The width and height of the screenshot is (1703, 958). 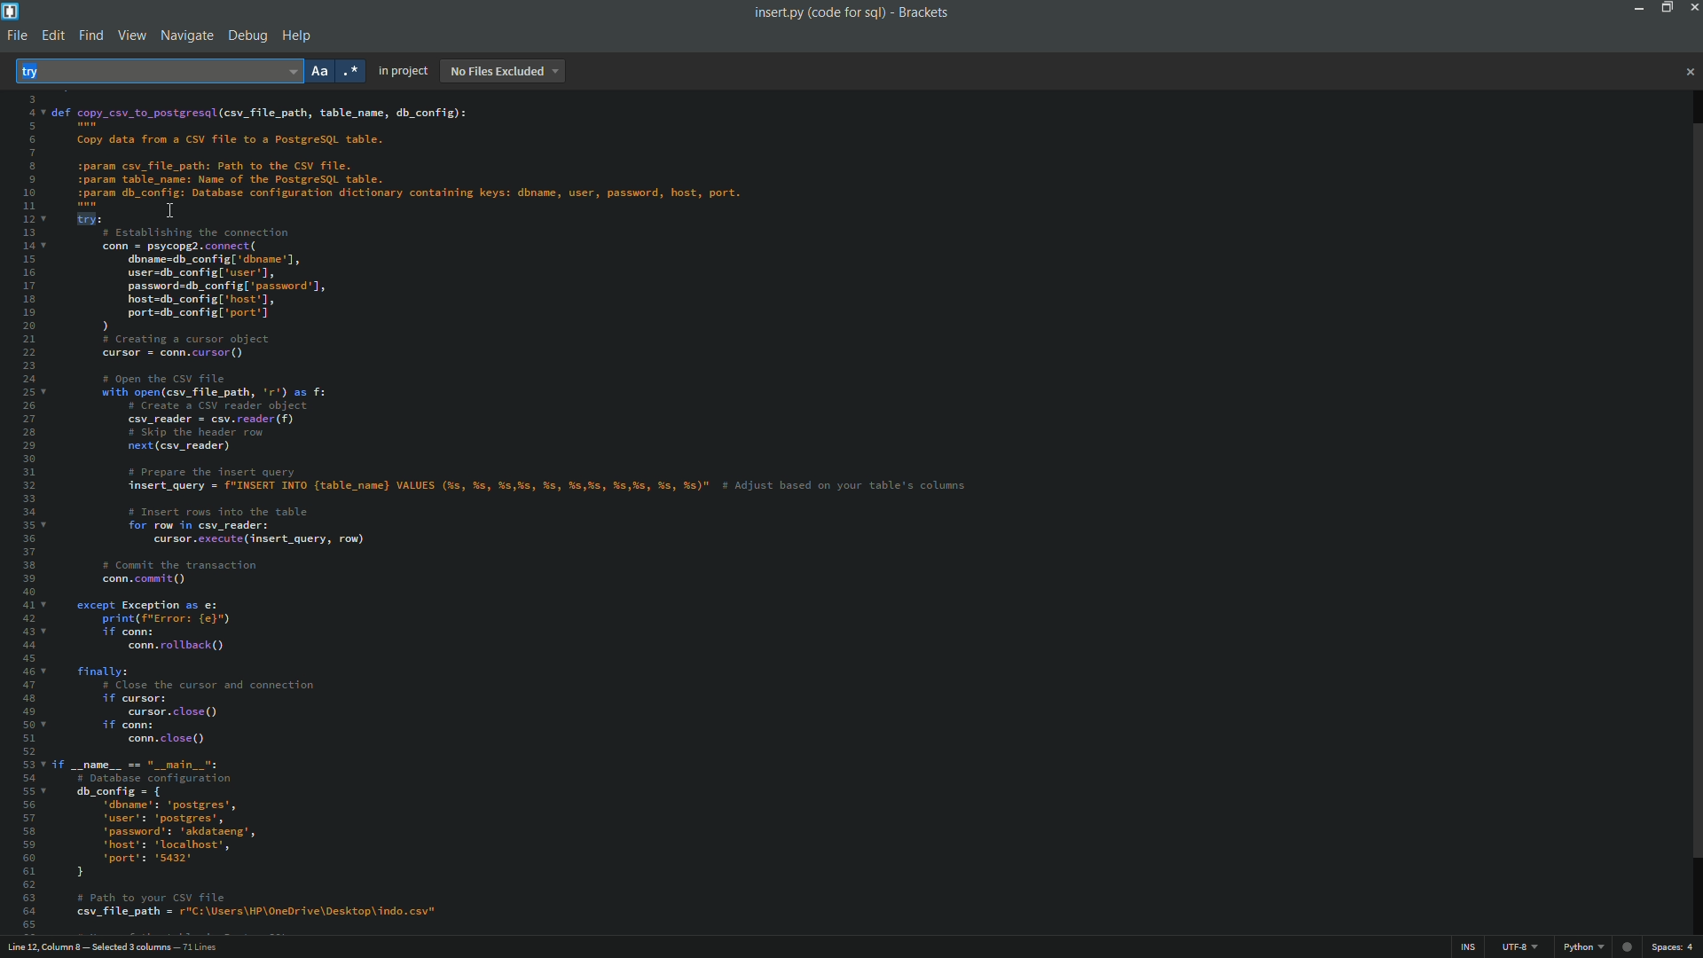 I want to click on regular expression, so click(x=352, y=71).